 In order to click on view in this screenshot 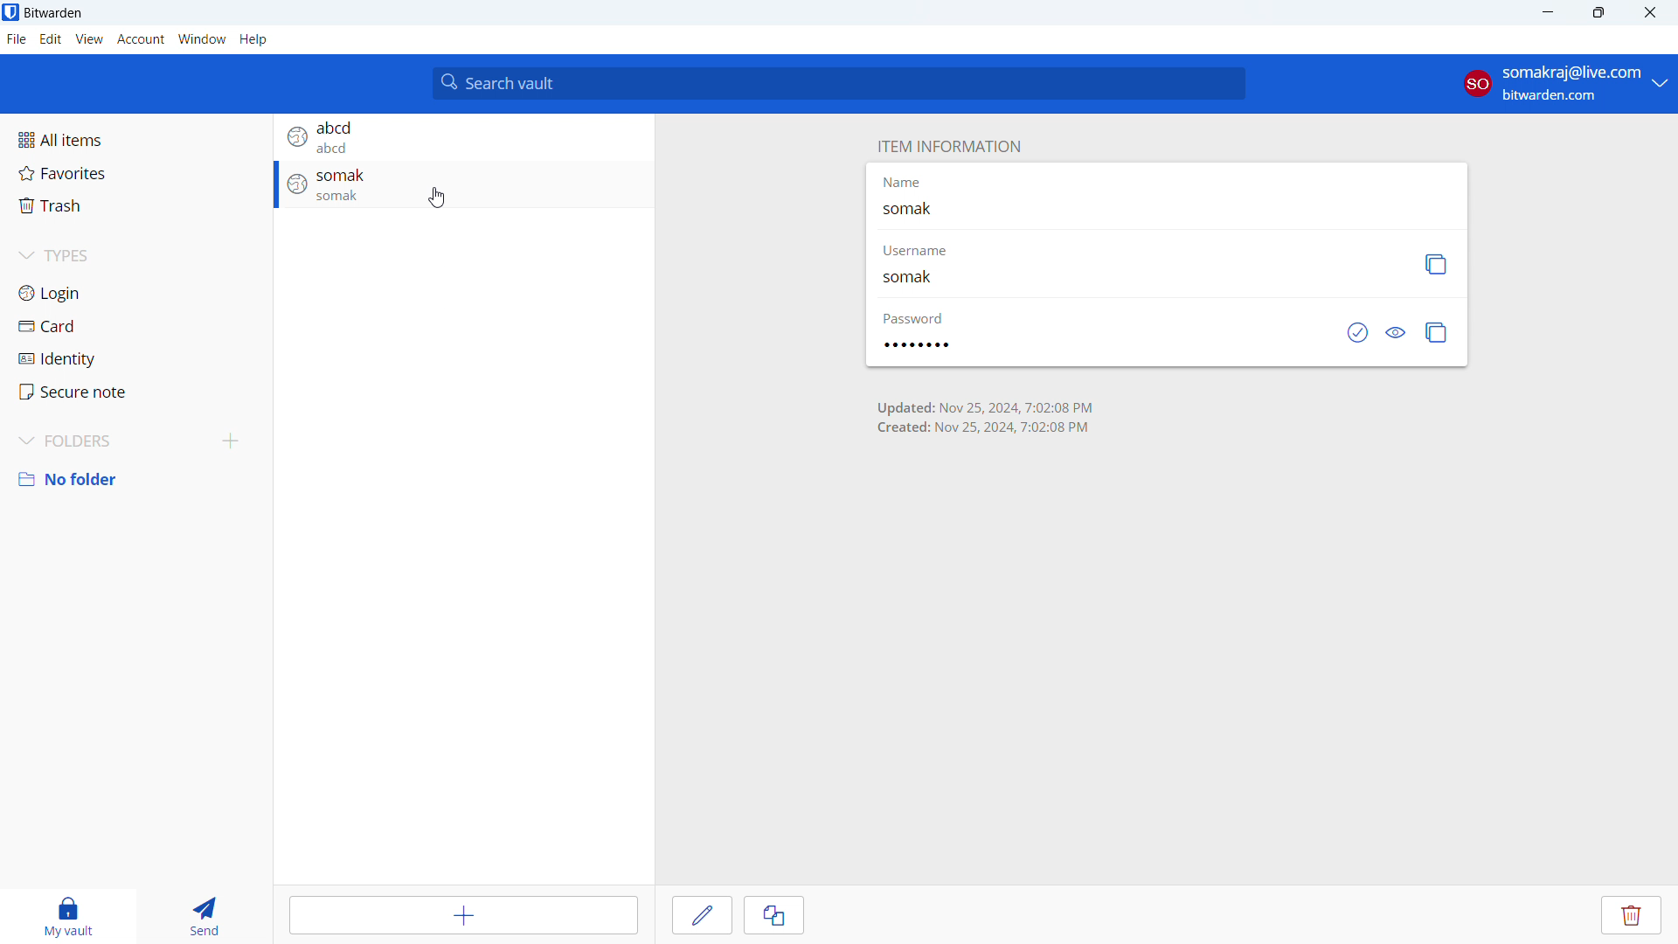, I will do `click(89, 39)`.